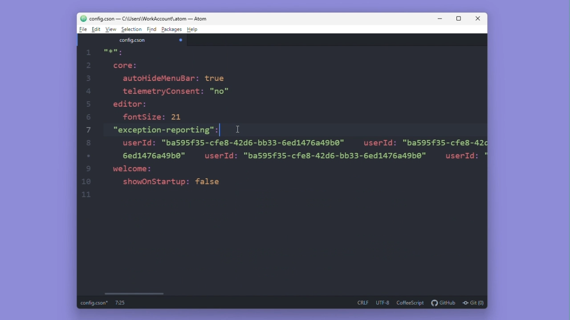 The image size is (570, 320). Describe the element at coordinates (89, 124) in the screenshot. I see `1 2 3 4 5 6 7 8 9 10 11` at that location.